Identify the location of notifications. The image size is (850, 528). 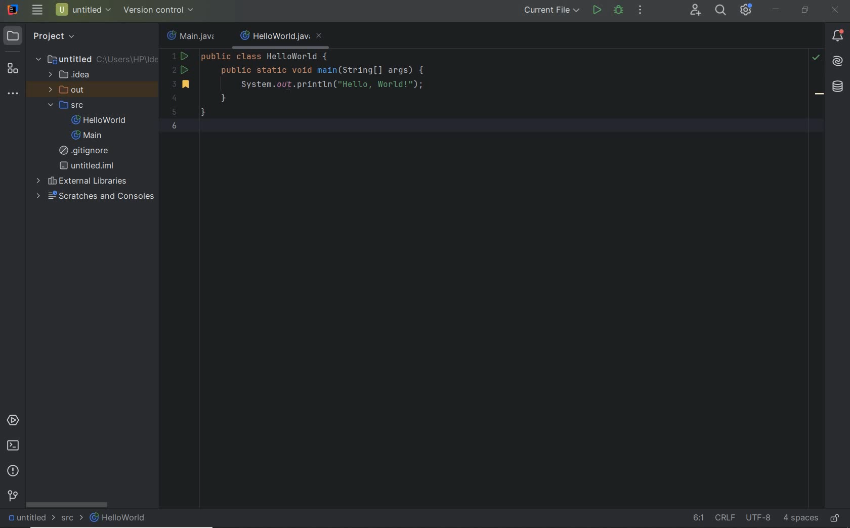
(838, 37).